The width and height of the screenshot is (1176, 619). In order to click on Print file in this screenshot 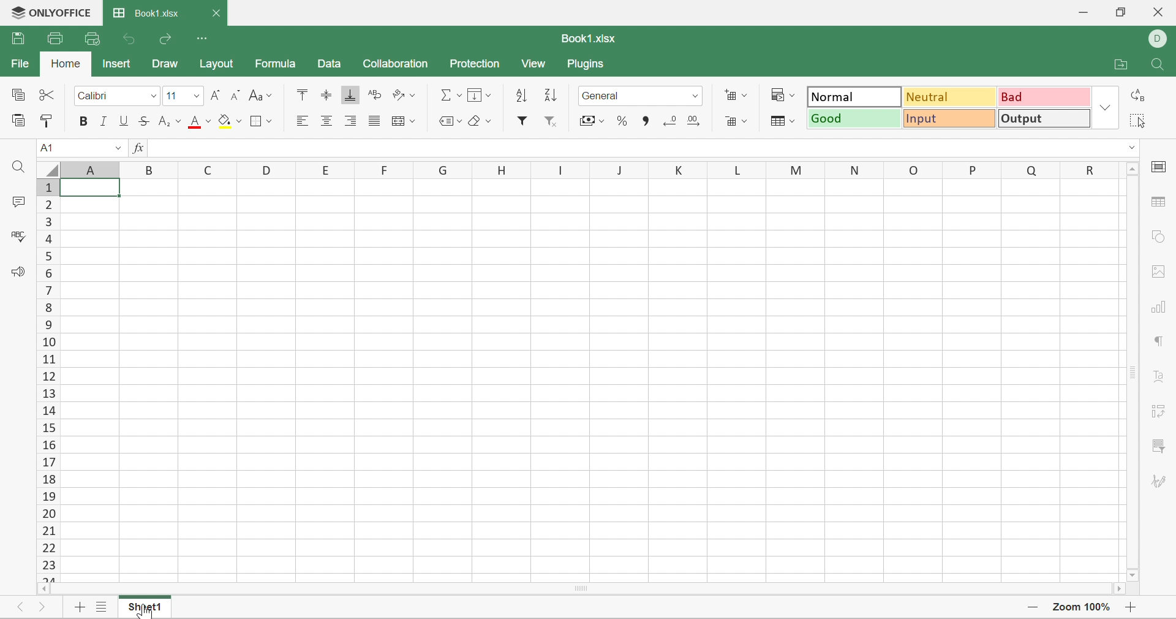, I will do `click(55, 39)`.